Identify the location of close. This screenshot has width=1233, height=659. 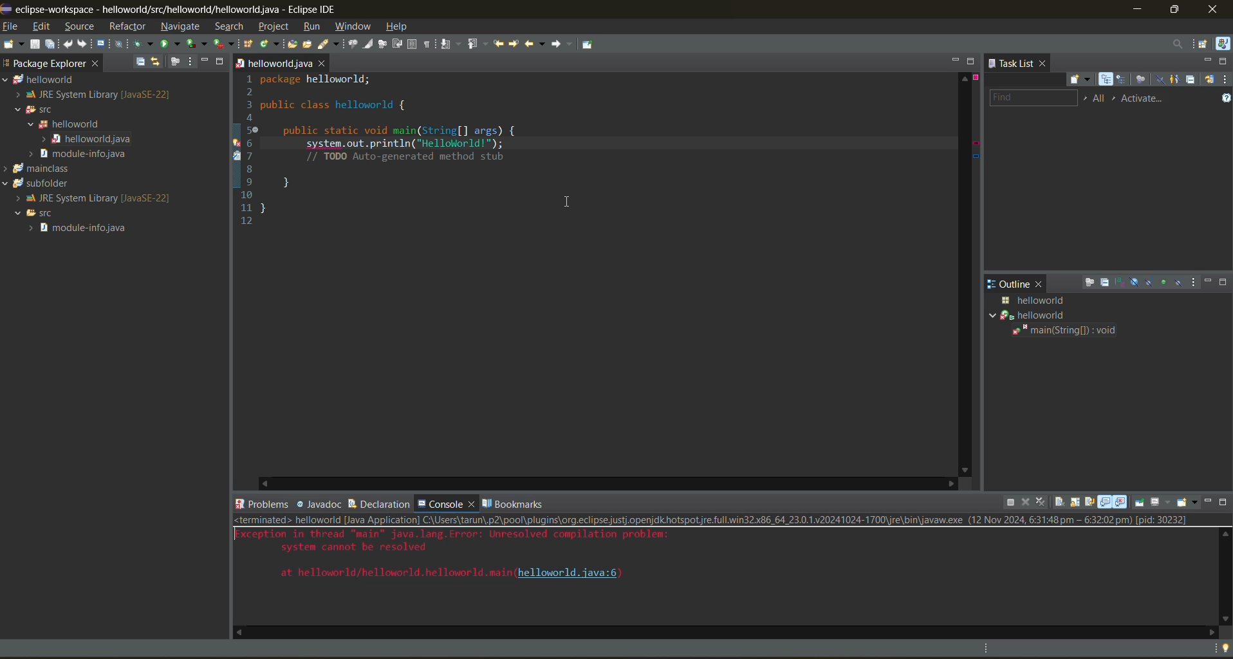
(96, 66).